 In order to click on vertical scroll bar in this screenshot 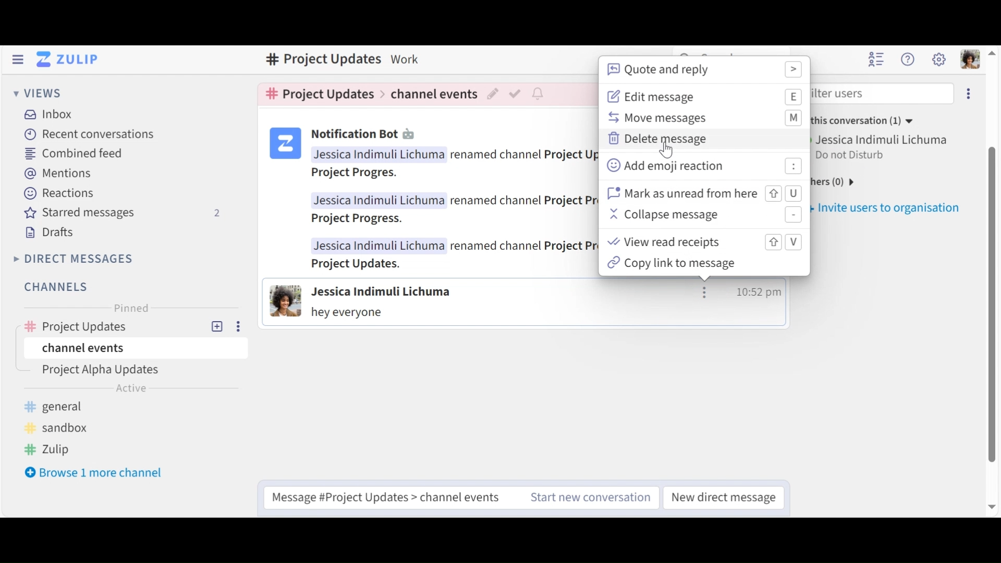, I will do `click(992, 305)`.